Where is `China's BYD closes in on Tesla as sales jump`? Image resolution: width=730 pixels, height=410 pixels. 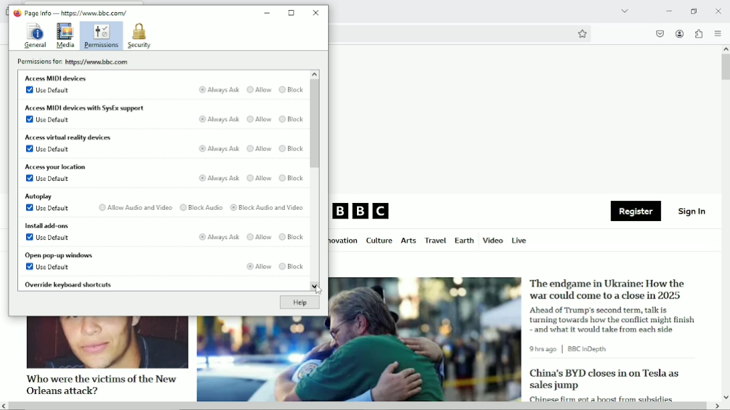
China's BYD closes in on Tesla as sales jump is located at coordinates (604, 379).